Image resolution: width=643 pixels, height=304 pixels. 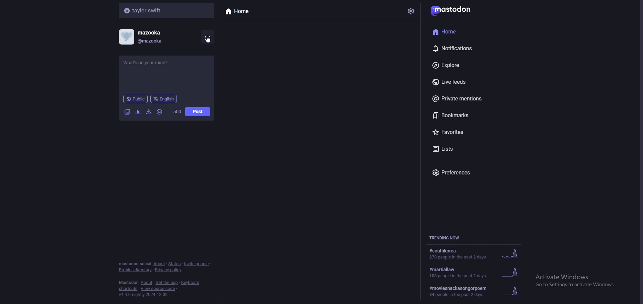 I want to click on language, so click(x=165, y=99).